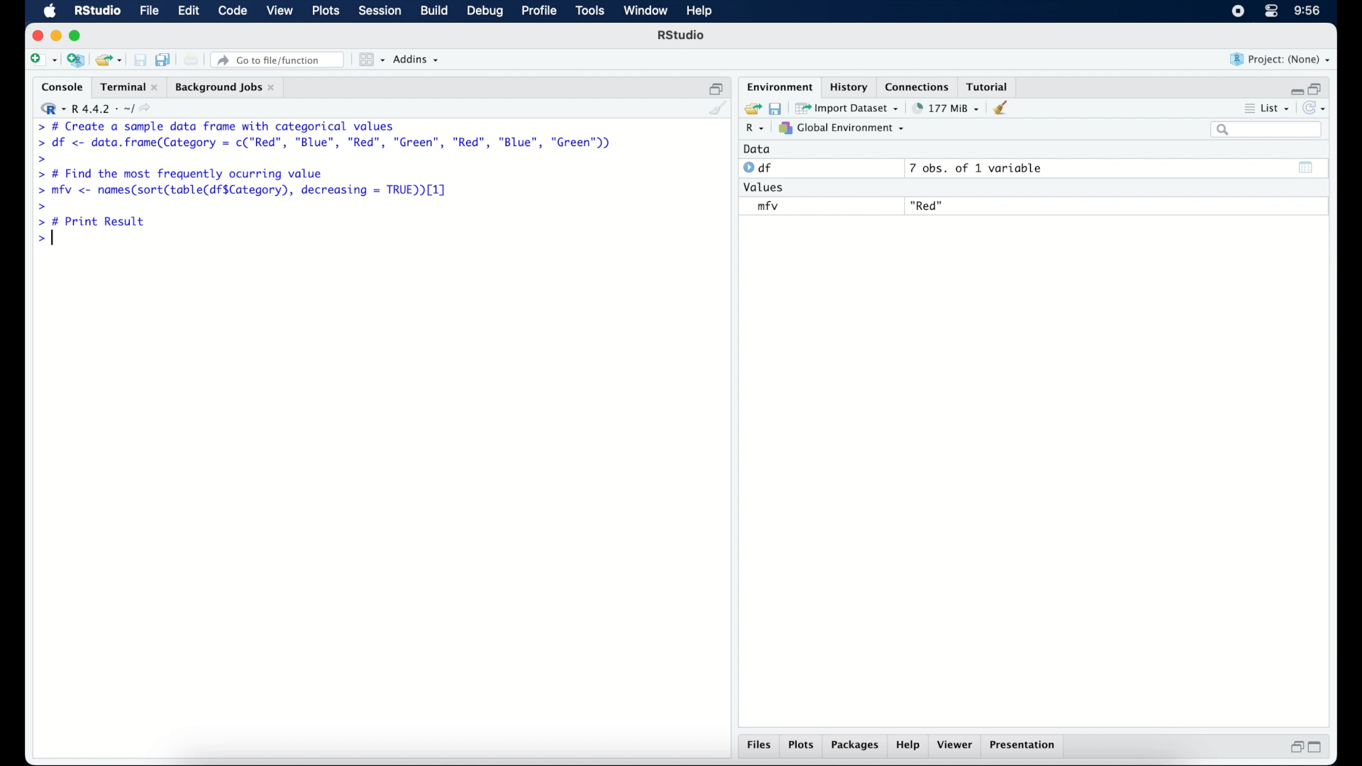 The width and height of the screenshot is (1362, 766). Describe the element at coordinates (946, 107) in the screenshot. I see `142 MB` at that location.